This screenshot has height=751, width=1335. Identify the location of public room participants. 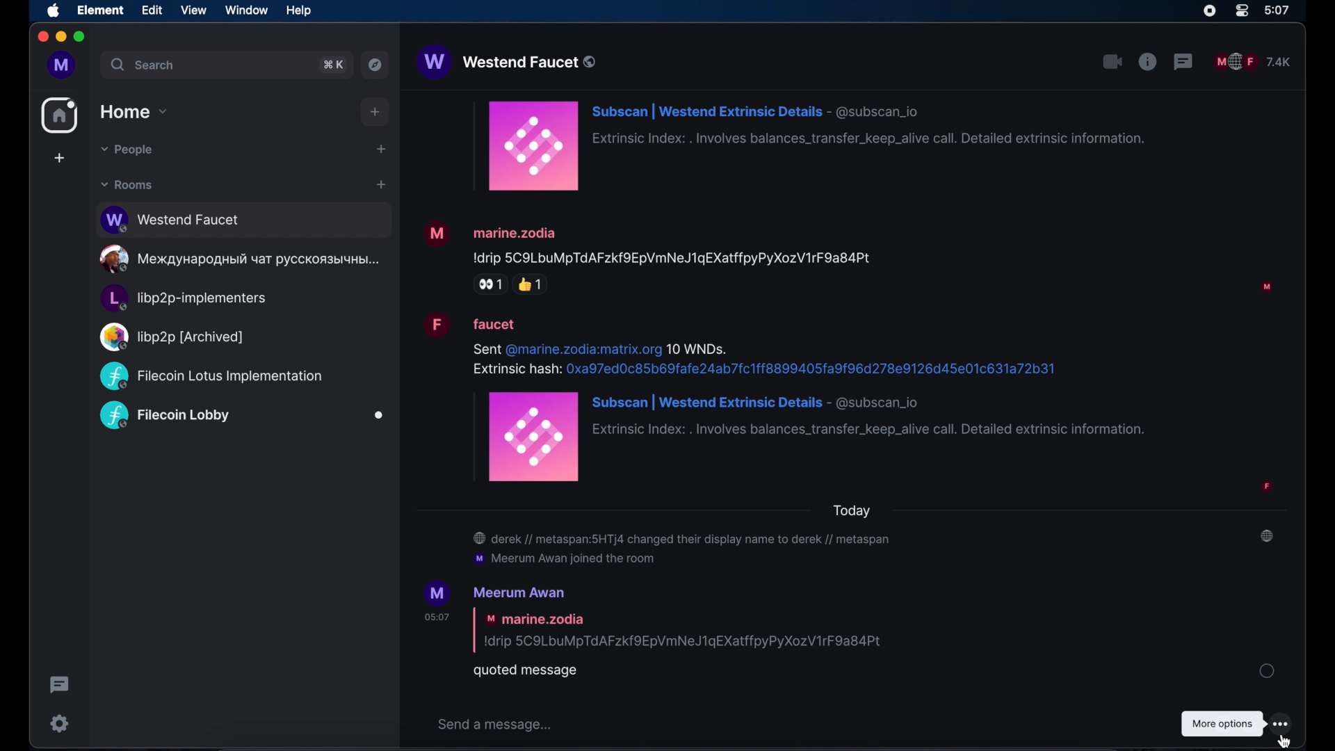
(1253, 62).